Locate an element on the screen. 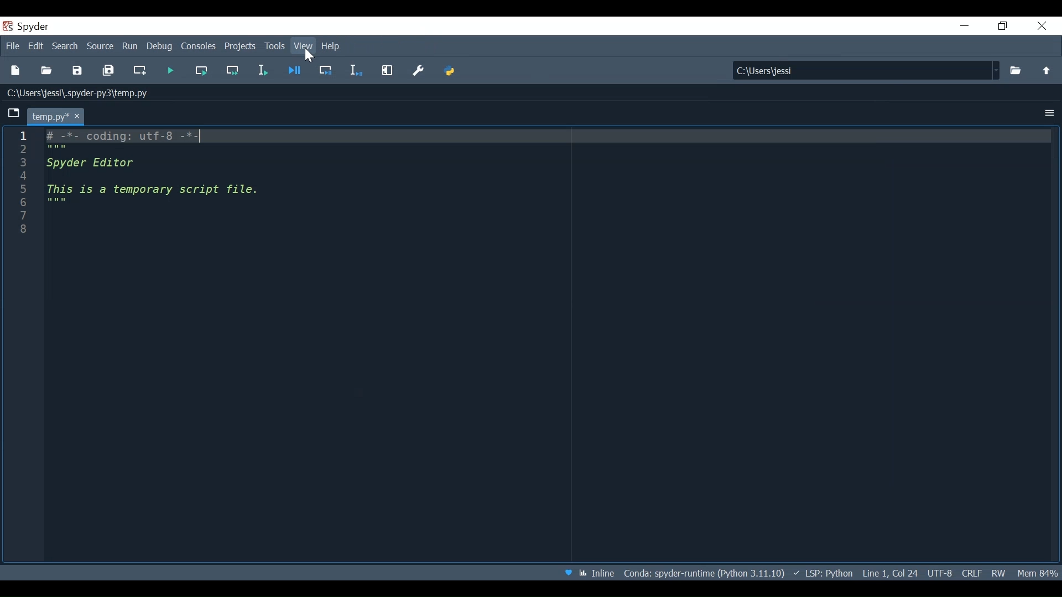  Save All current file is located at coordinates (108, 72).